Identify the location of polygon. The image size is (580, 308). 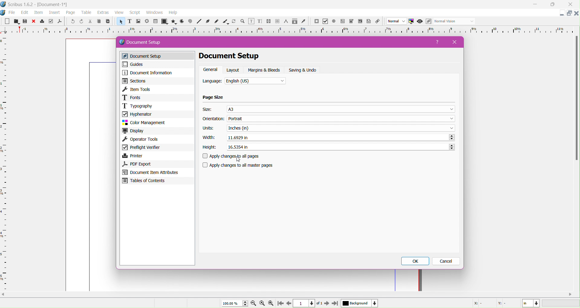
(172, 21).